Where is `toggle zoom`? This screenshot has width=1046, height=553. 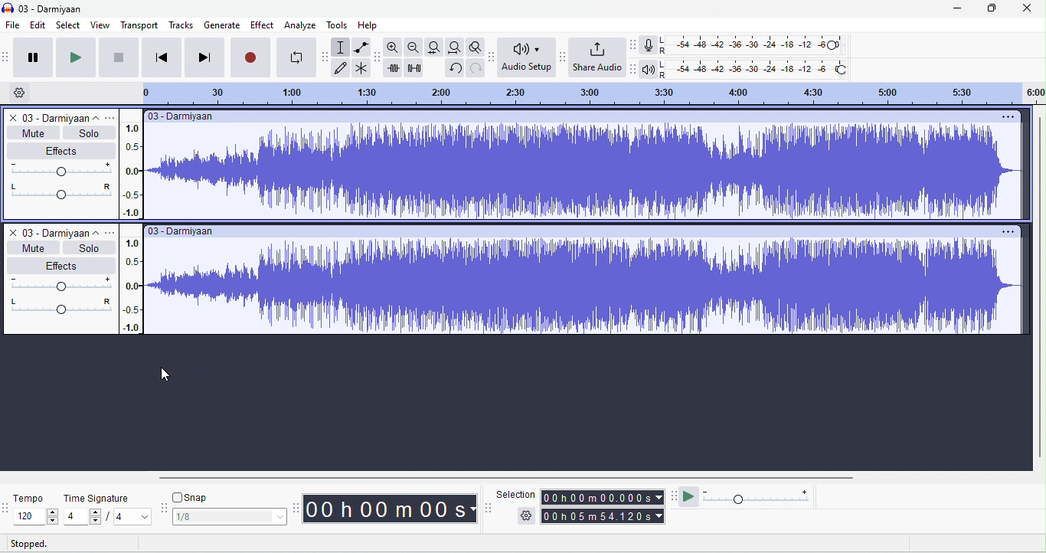 toggle zoom is located at coordinates (476, 47).